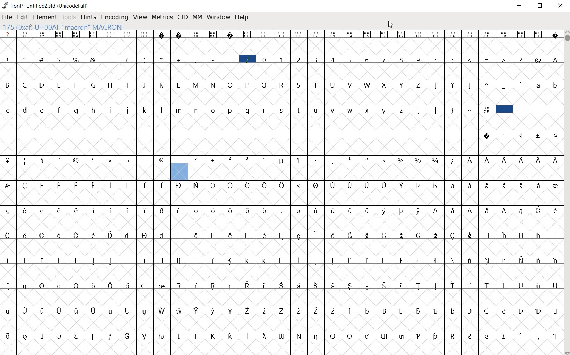 The width and height of the screenshot is (570, 355). What do you see at coordinates (42, 109) in the screenshot?
I see `e` at bounding box center [42, 109].